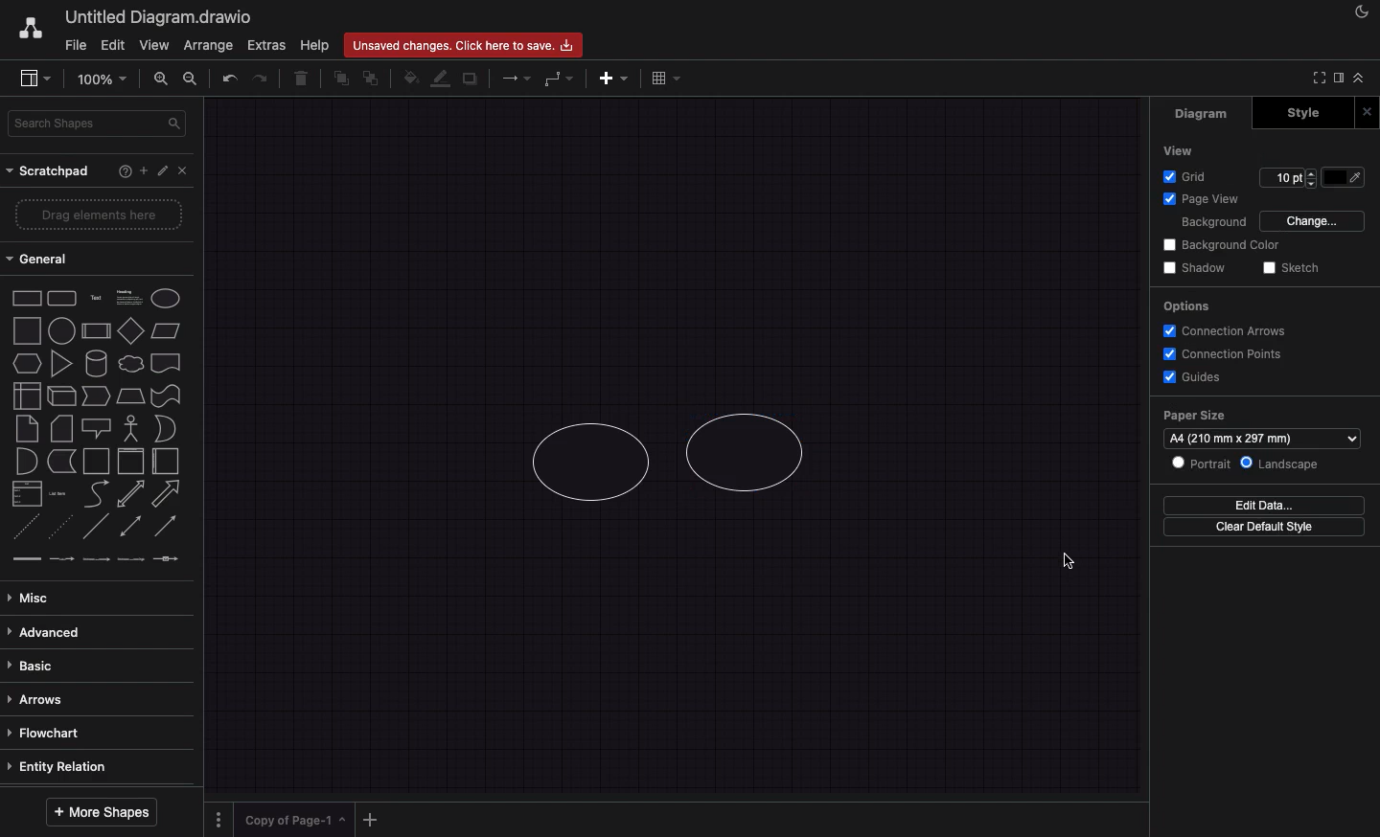  Describe the element at coordinates (370, 820) in the screenshot. I see `add new page` at that location.